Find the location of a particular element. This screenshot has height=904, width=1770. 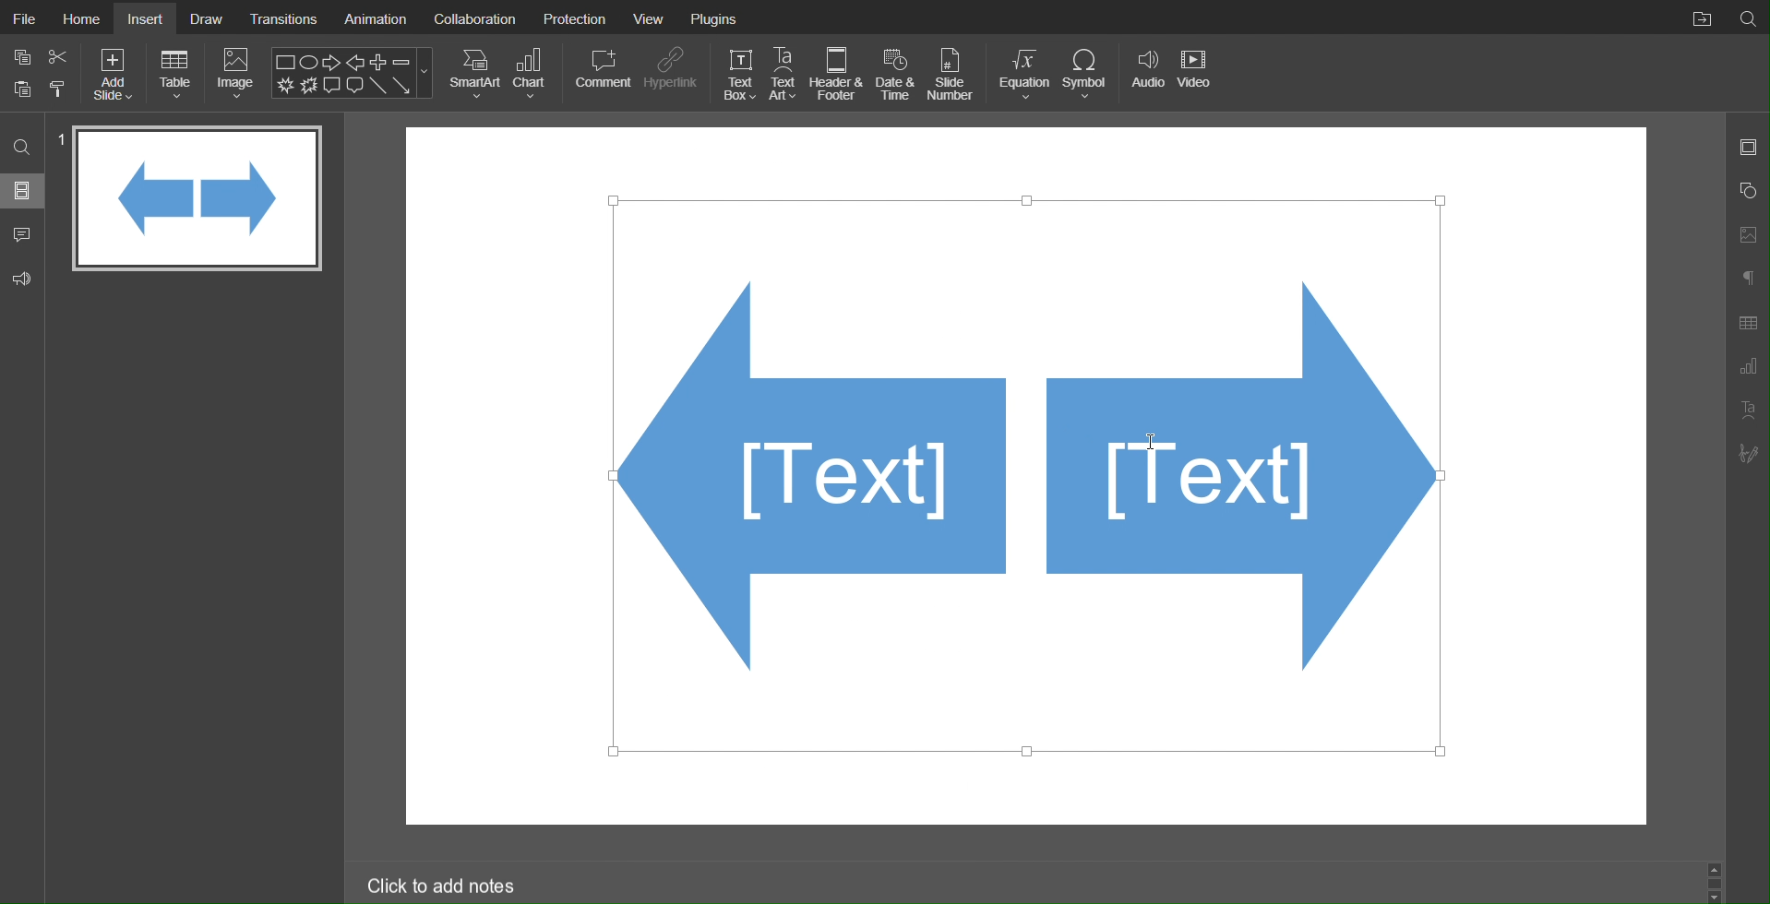

Slides is located at coordinates (24, 191).